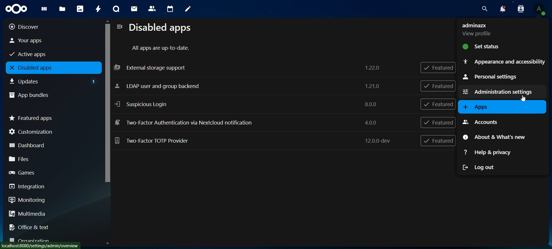  What do you see at coordinates (49, 187) in the screenshot?
I see `integration` at bounding box center [49, 187].